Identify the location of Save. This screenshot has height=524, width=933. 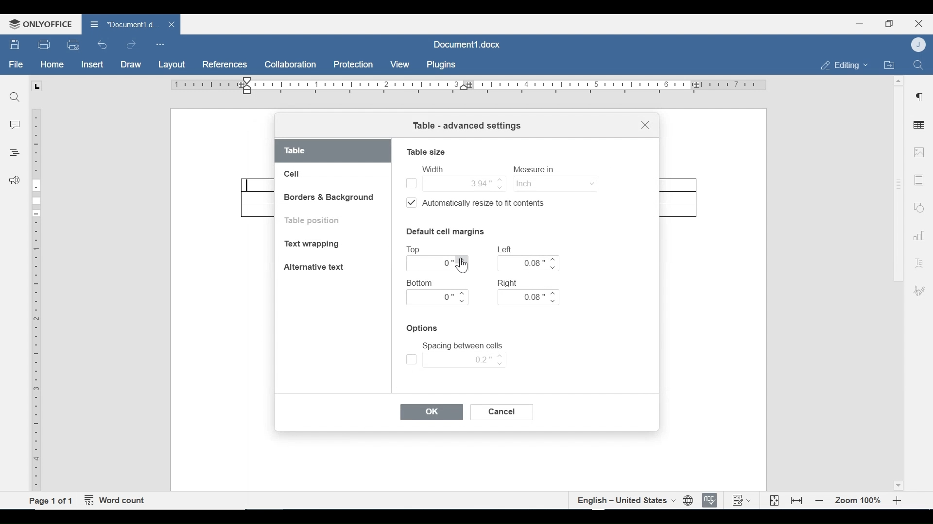
(15, 45).